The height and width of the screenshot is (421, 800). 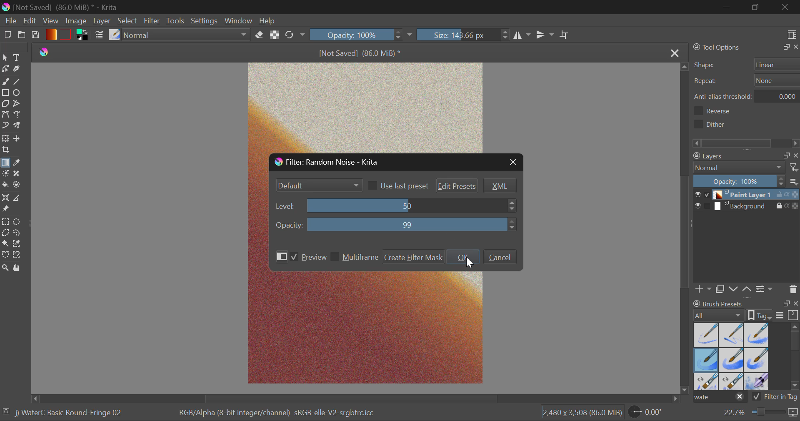 I want to click on New, so click(x=7, y=35).